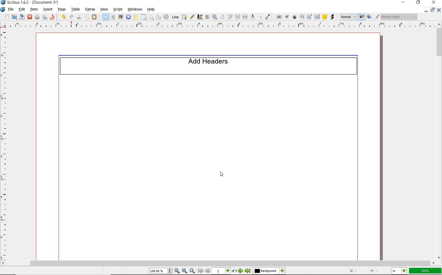  What do you see at coordinates (224, 271) in the screenshot?
I see `select current page` at bounding box center [224, 271].